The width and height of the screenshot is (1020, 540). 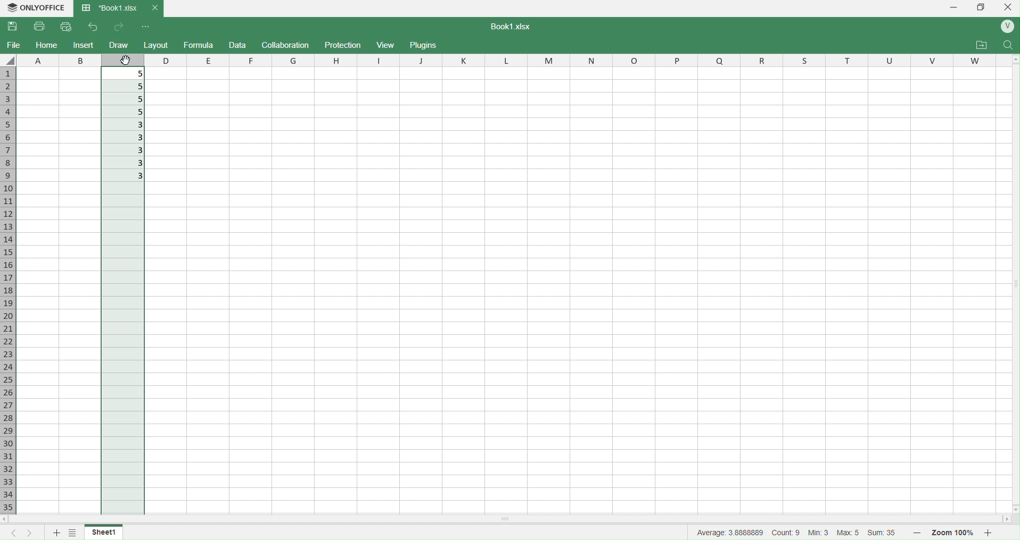 What do you see at coordinates (1007, 46) in the screenshot?
I see `Find` at bounding box center [1007, 46].